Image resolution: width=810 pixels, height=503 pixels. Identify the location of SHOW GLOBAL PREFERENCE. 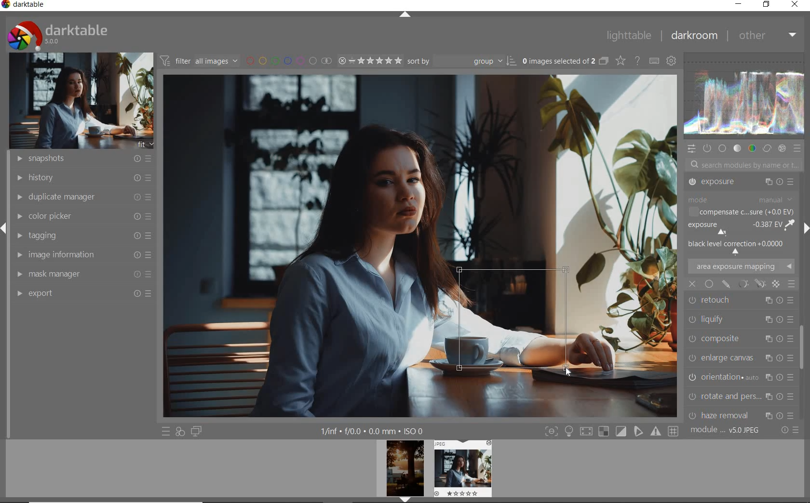
(672, 61).